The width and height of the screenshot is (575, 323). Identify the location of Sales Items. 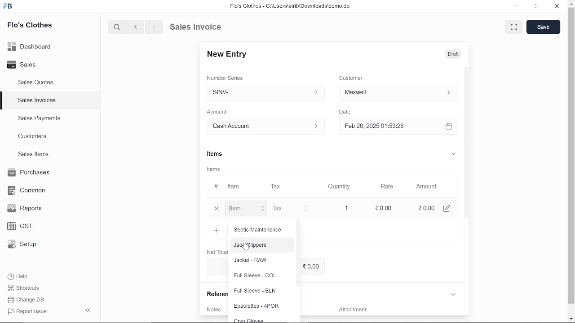
(33, 155).